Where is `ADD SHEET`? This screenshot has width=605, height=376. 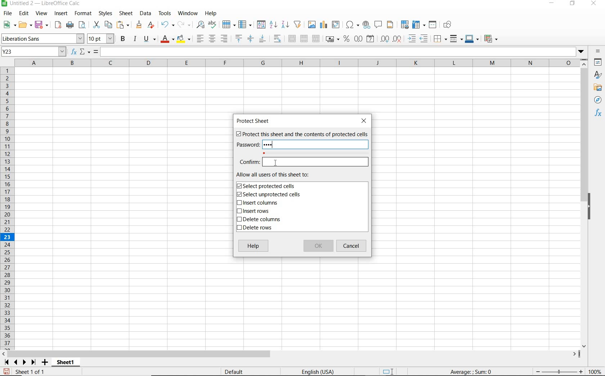
ADD SHEET is located at coordinates (46, 363).